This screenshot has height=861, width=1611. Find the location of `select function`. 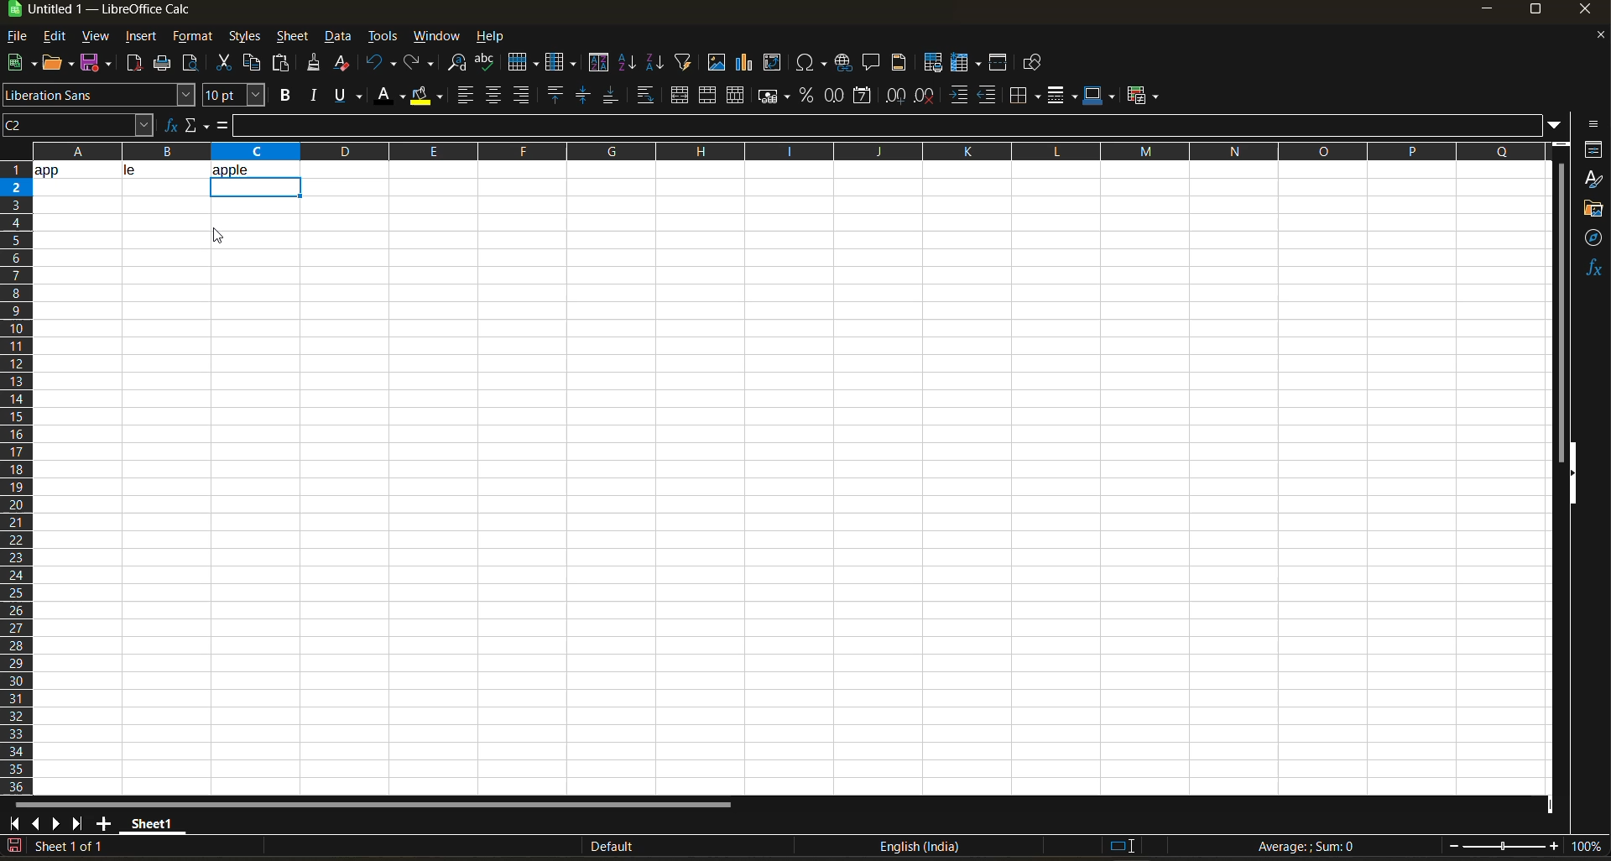

select function is located at coordinates (196, 123).